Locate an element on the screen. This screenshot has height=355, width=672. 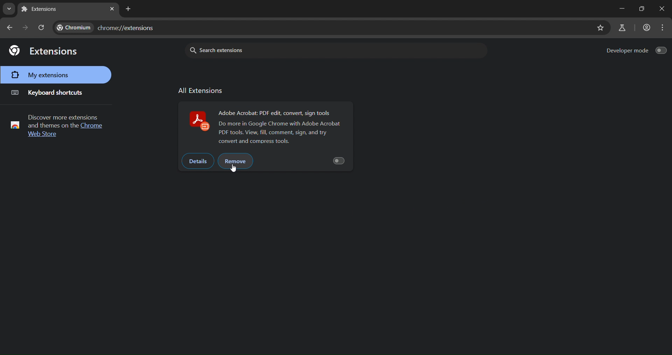
go forward one page is located at coordinates (27, 28).